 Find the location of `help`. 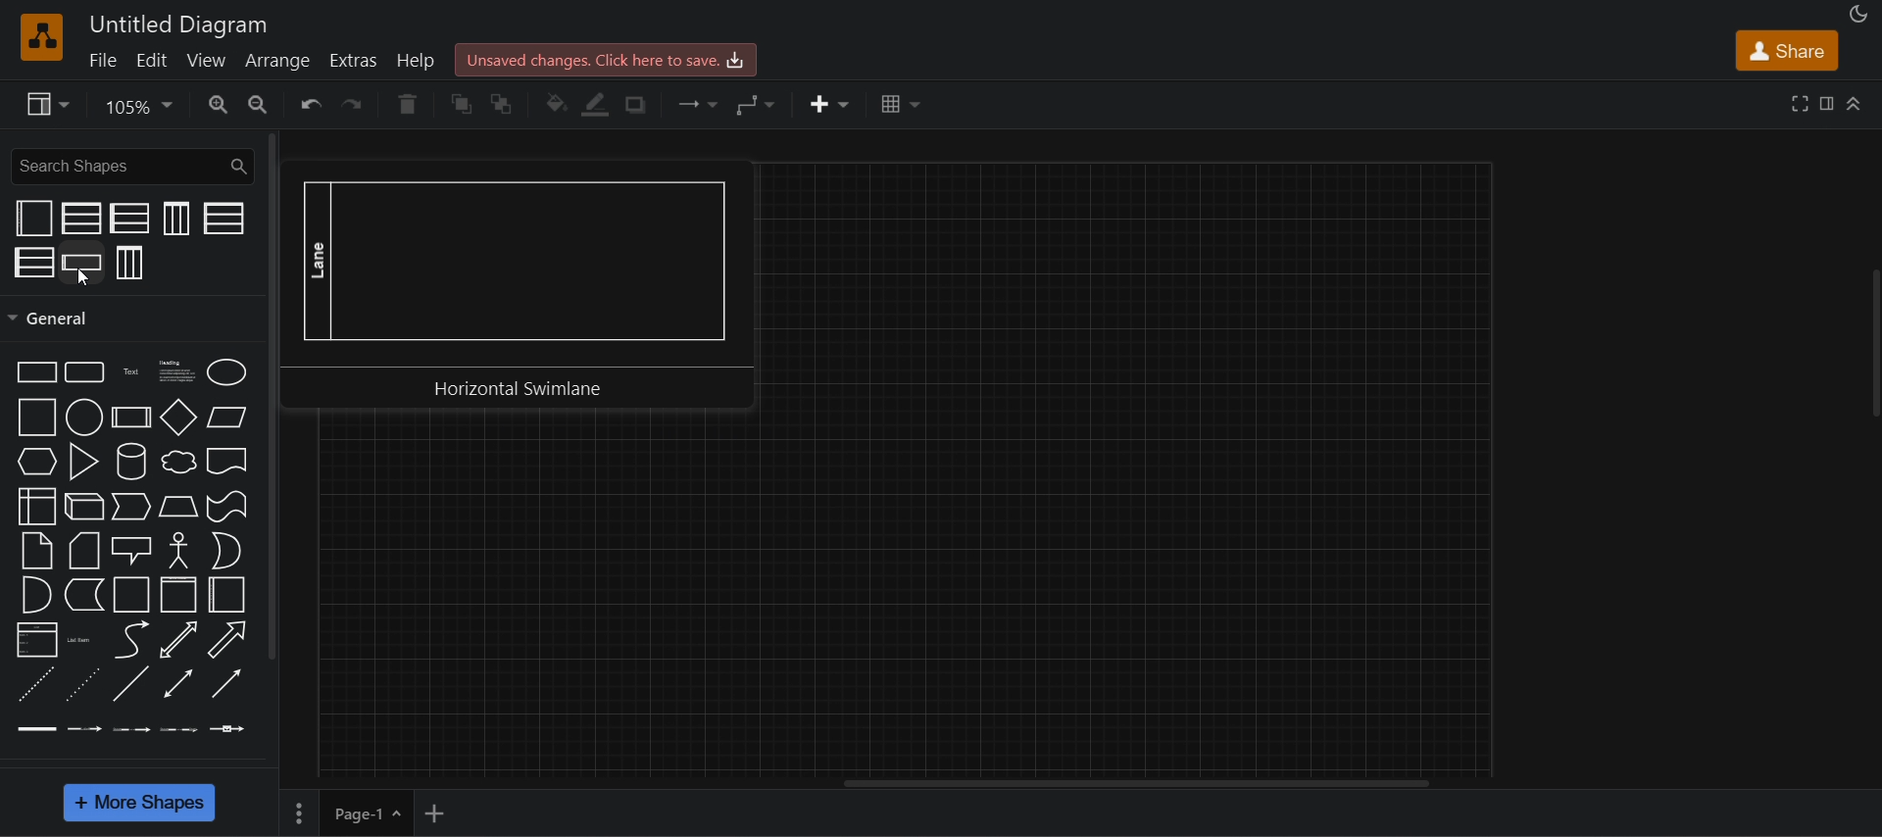

help is located at coordinates (421, 63).